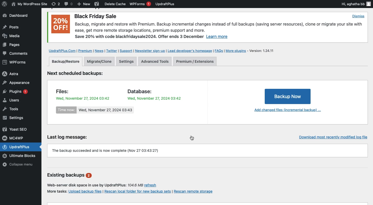  Describe the element at coordinates (150, 51) in the screenshot. I see `Newsletter sign up` at that location.